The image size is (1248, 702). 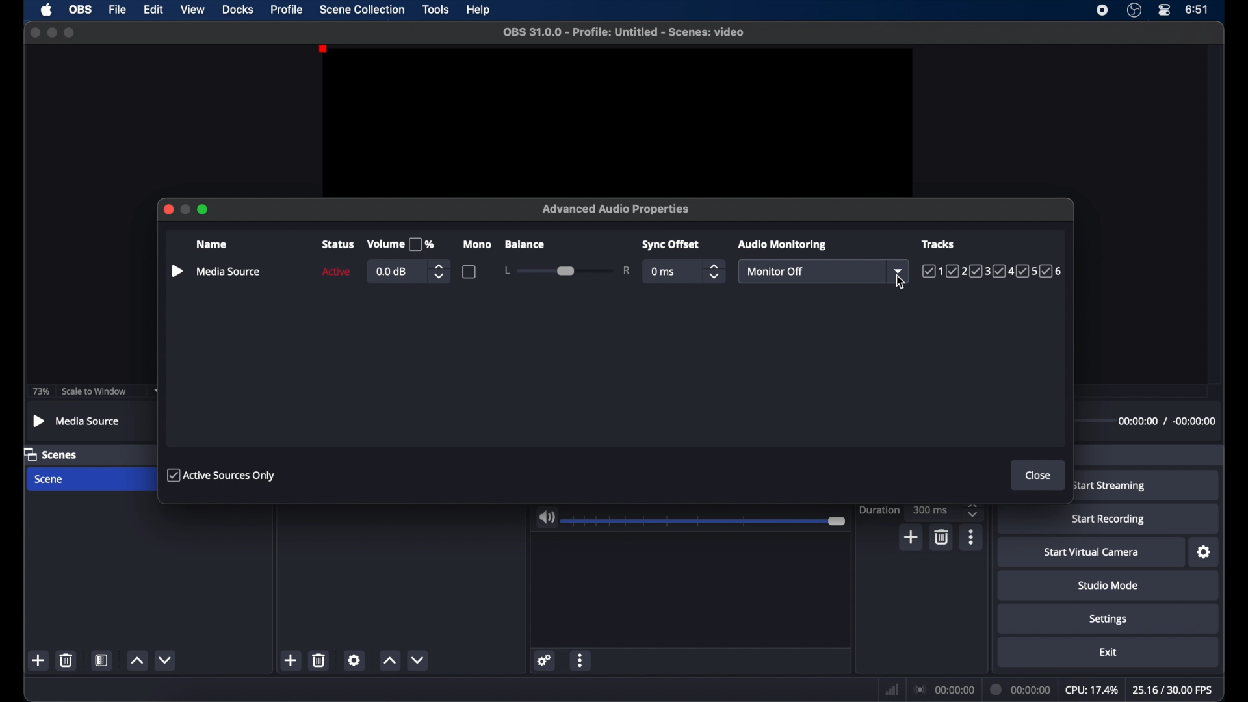 What do you see at coordinates (177, 272) in the screenshot?
I see `play` at bounding box center [177, 272].